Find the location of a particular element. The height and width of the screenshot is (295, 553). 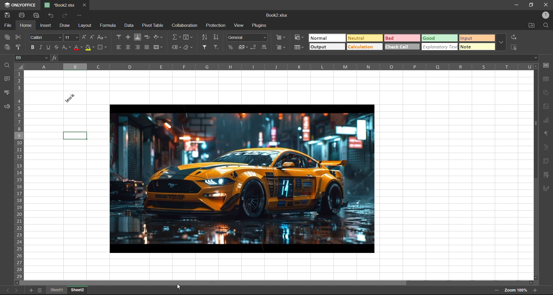

Cursor is located at coordinates (179, 287).